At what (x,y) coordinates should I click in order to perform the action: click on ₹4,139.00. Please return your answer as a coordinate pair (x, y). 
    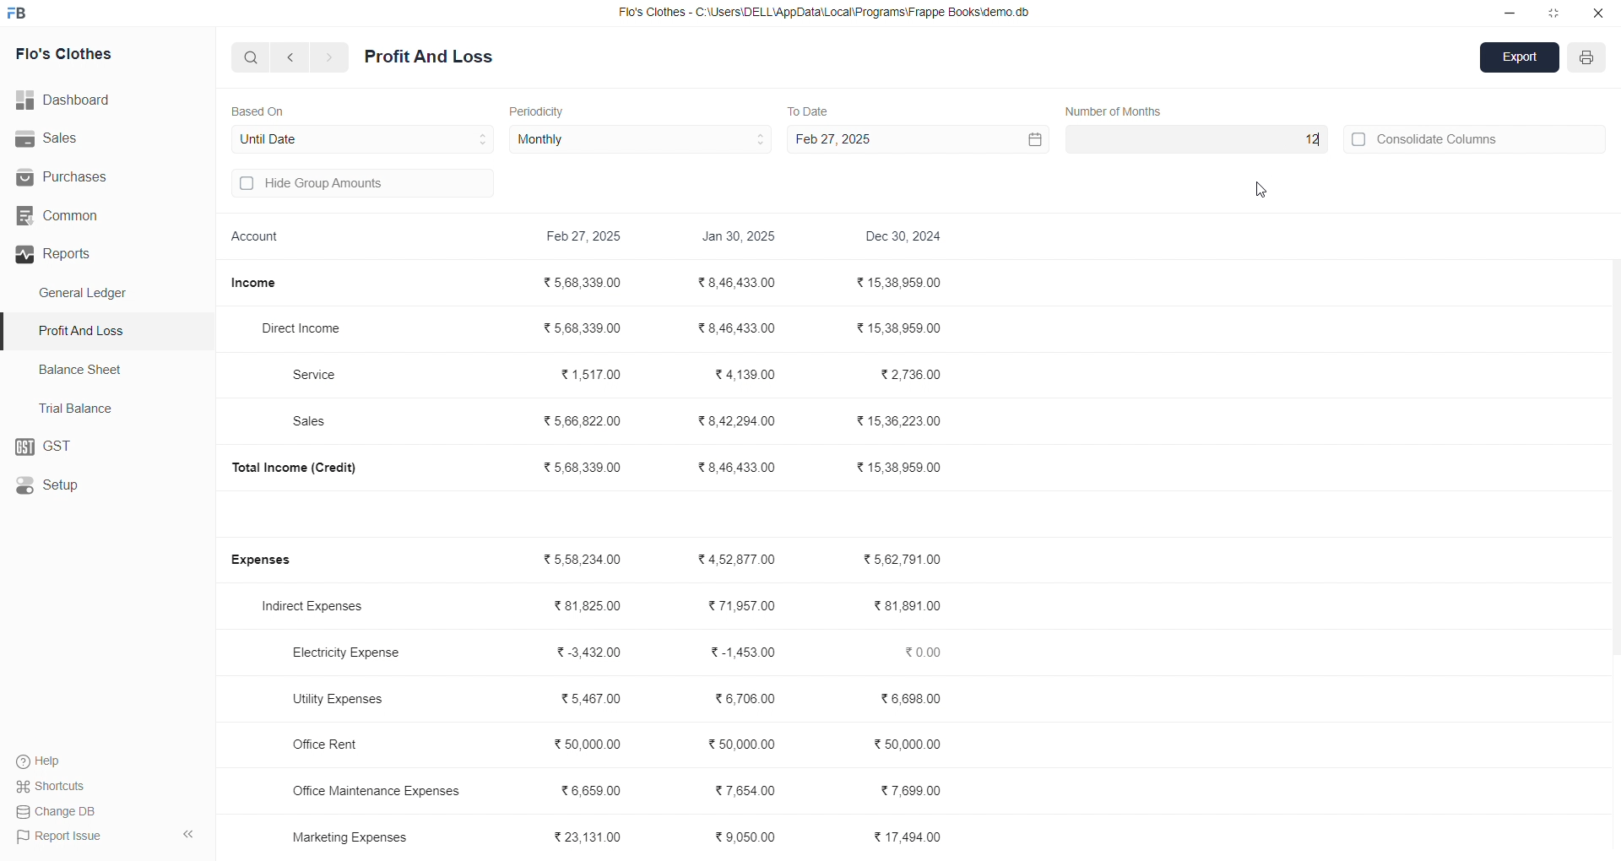
    Looking at the image, I should click on (745, 375).